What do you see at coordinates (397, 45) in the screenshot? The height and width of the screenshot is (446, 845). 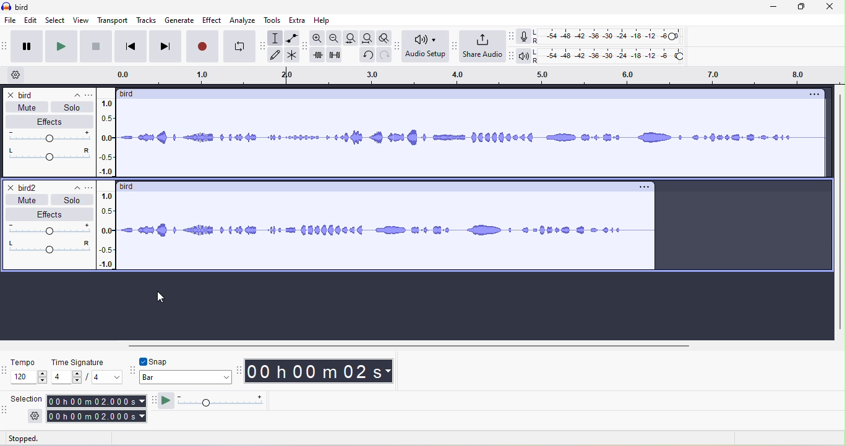 I see `audacity audio setup toolbar` at bounding box center [397, 45].